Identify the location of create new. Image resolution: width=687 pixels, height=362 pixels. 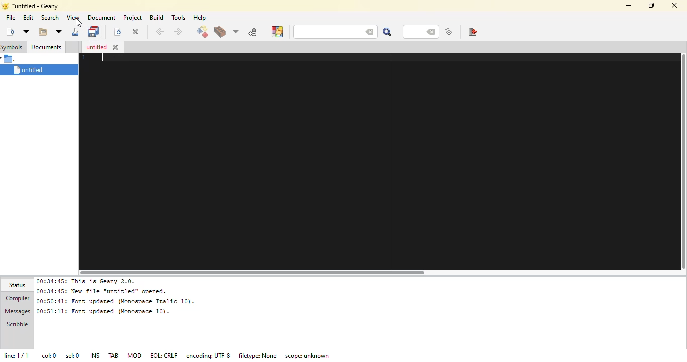
(10, 31).